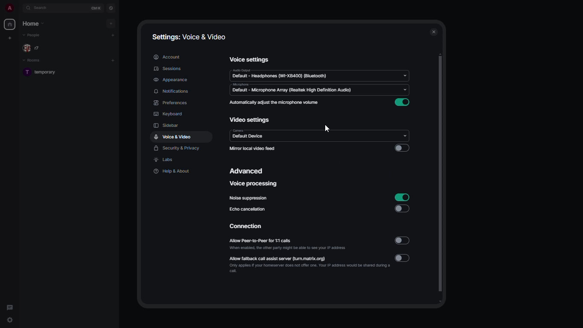  Describe the element at coordinates (405, 134) in the screenshot. I see `drop down` at that location.